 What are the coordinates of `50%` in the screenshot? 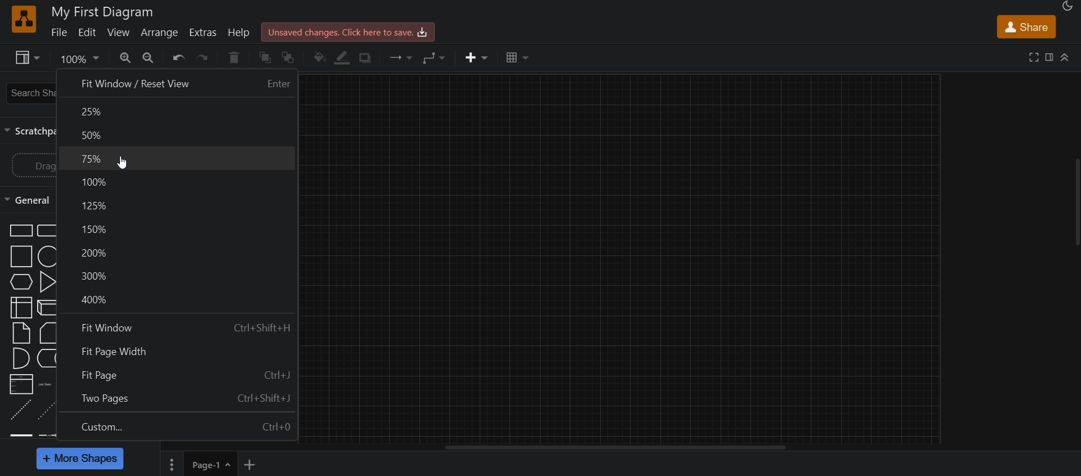 It's located at (176, 135).